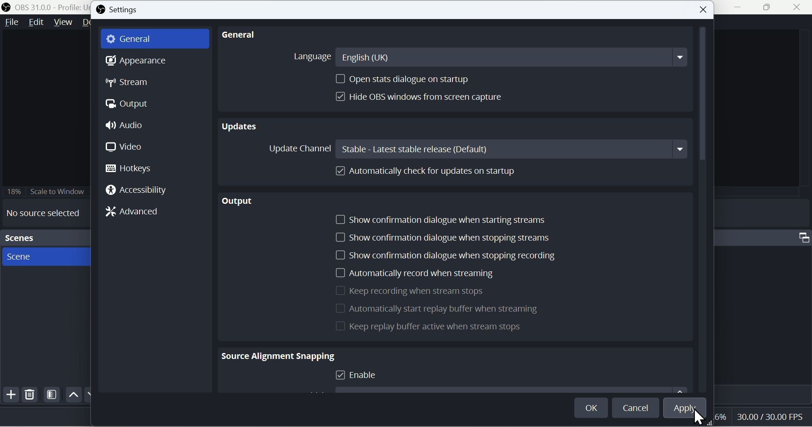 The width and height of the screenshot is (812, 427). I want to click on 30.00 FPS, so click(774, 417).